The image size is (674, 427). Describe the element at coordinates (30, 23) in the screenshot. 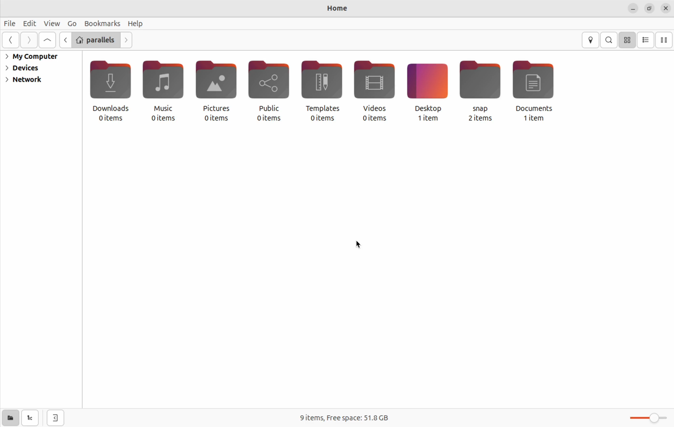

I see `Edit` at that location.